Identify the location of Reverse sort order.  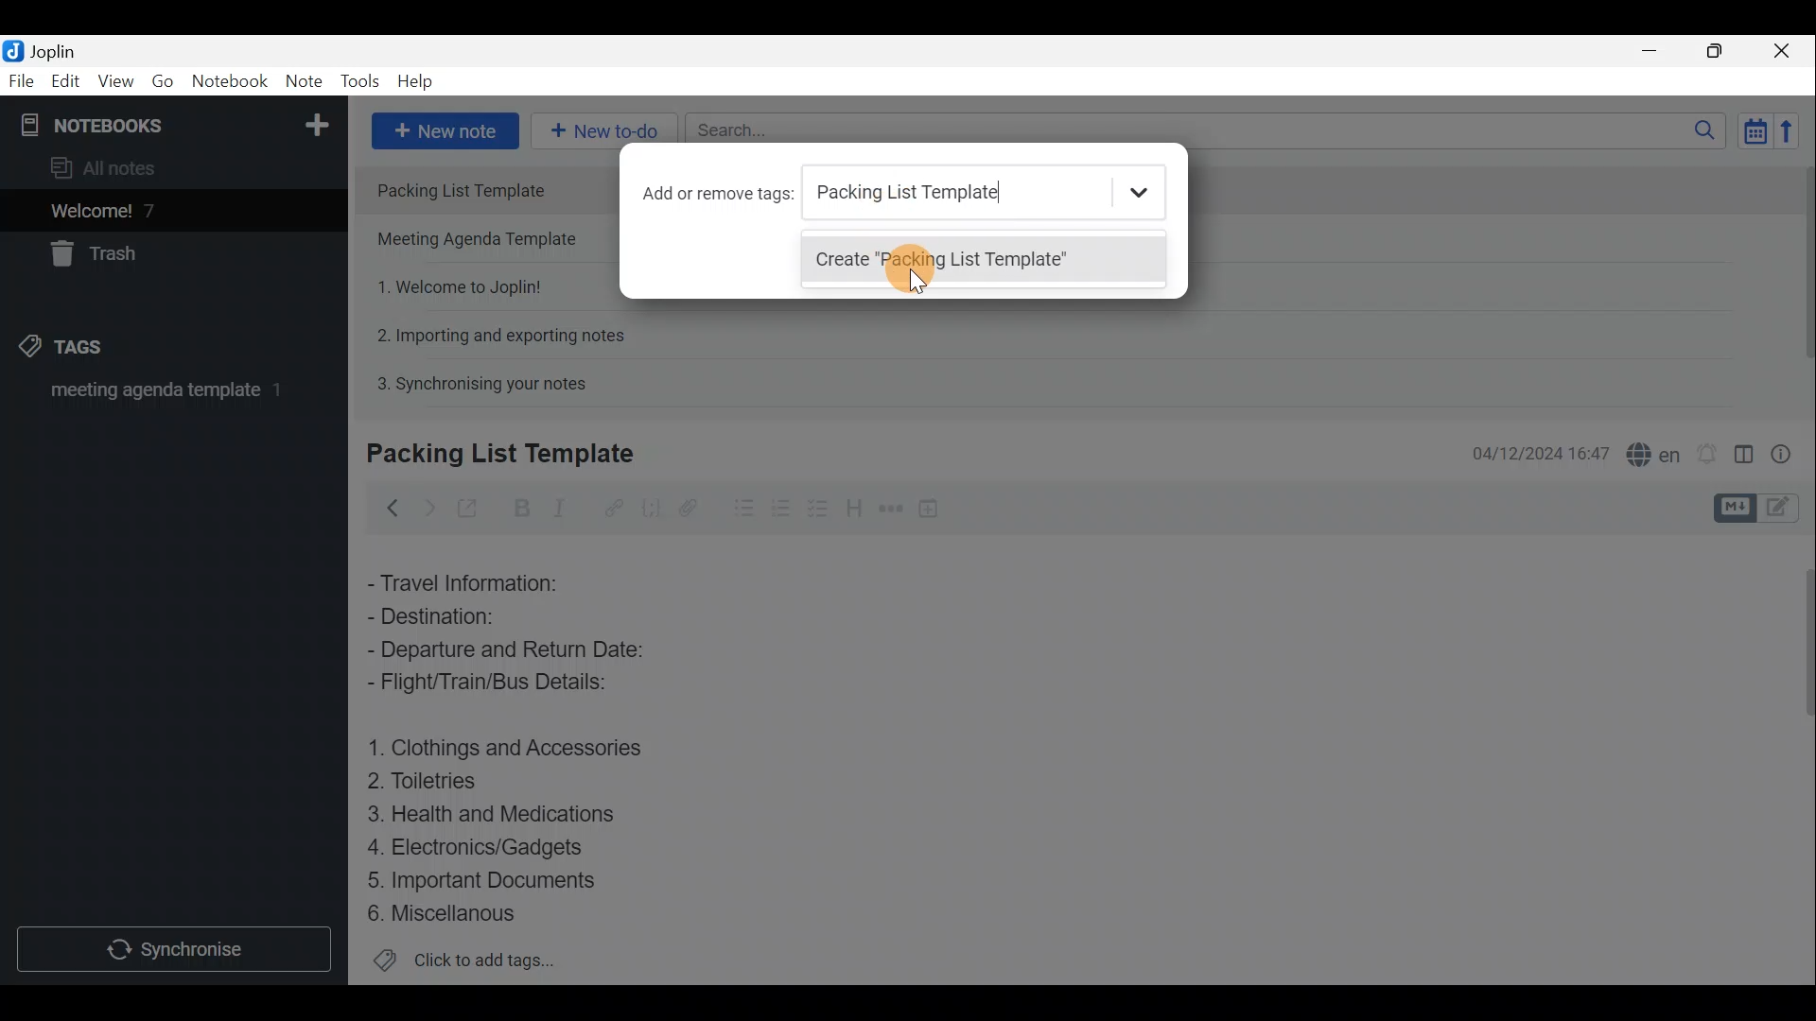
(1793, 130).